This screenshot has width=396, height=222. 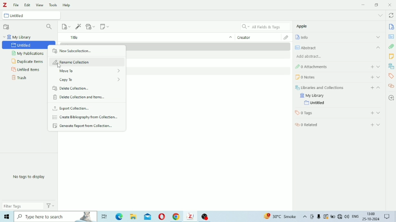 What do you see at coordinates (378, 125) in the screenshot?
I see `Expand section` at bounding box center [378, 125].